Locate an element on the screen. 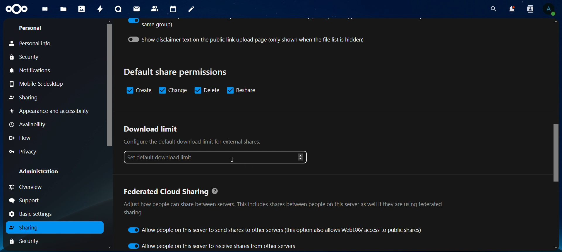 The image size is (562, 252). Icon is located at coordinates (17, 10).